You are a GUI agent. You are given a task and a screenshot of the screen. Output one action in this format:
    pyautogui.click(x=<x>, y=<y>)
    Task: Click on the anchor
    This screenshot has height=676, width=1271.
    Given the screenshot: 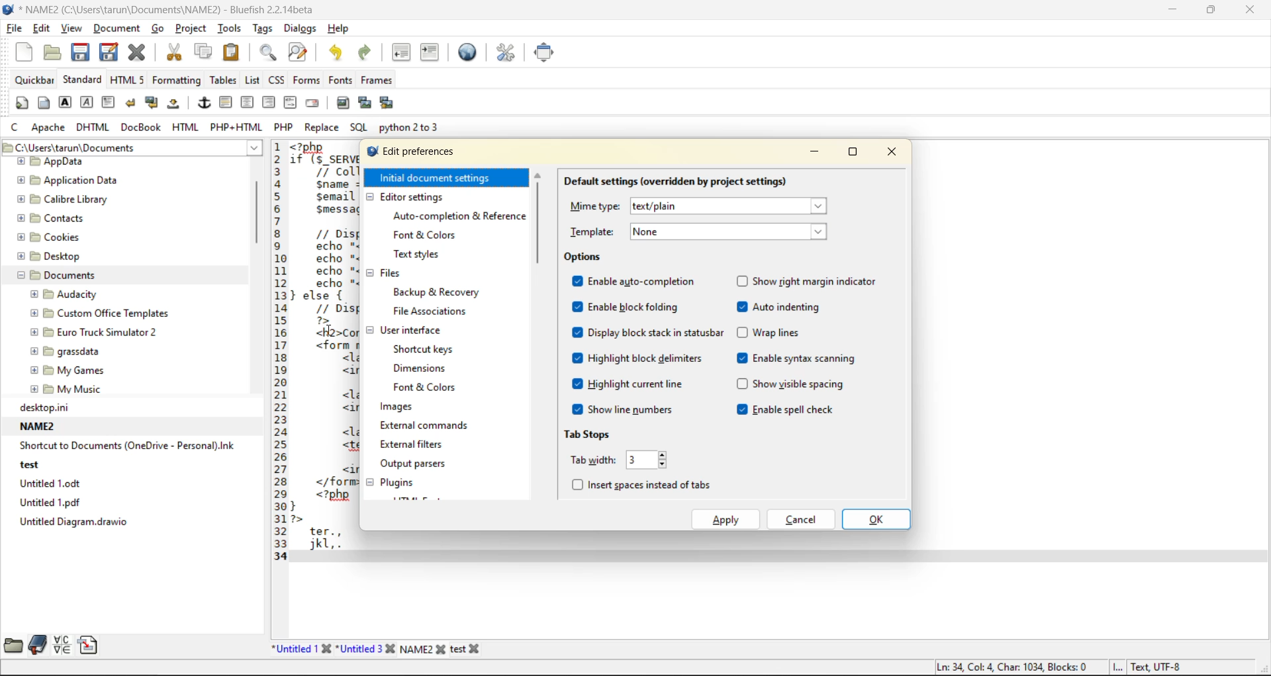 What is the action you would take?
    pyautogui.click(x=205, y=102)
    